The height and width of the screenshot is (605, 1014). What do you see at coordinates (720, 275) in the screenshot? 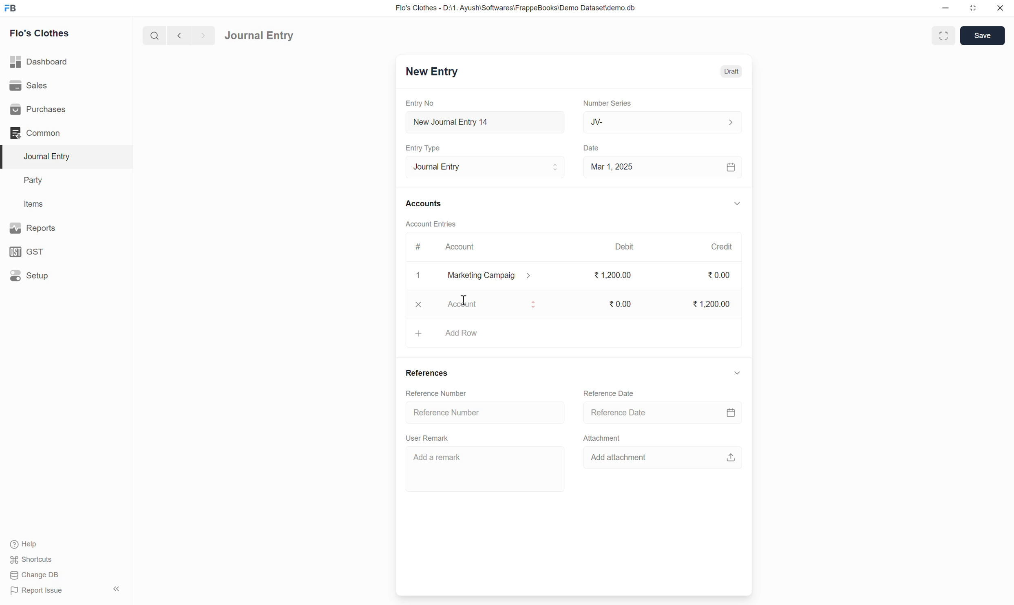
I see `0.00` at bounding box center [720, 275].